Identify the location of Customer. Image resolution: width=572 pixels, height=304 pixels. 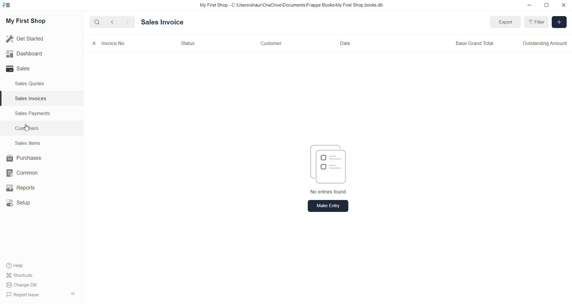
(273, 44).